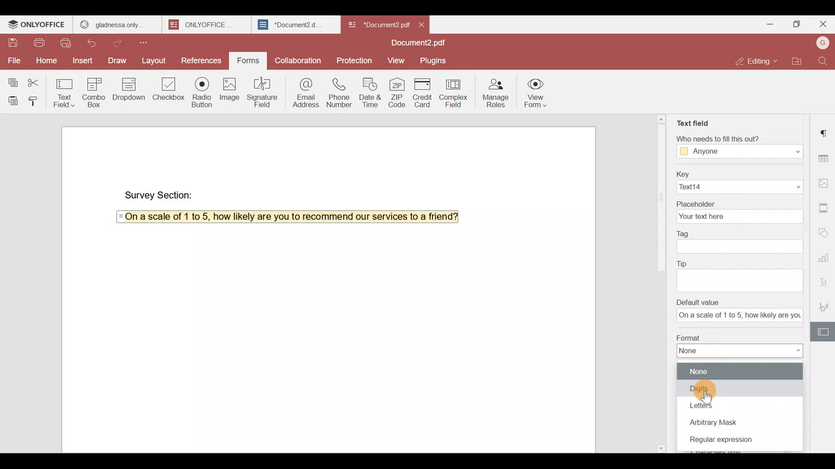  Describe the element at coordinates (737, 316) in the screenshot. I see `textbox` at that location.